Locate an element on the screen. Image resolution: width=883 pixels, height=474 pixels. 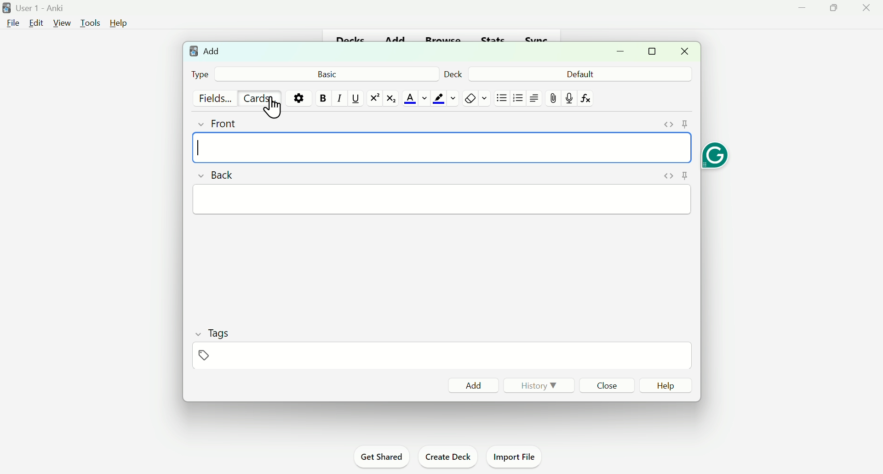
logo is located at coordinates (194, 51).